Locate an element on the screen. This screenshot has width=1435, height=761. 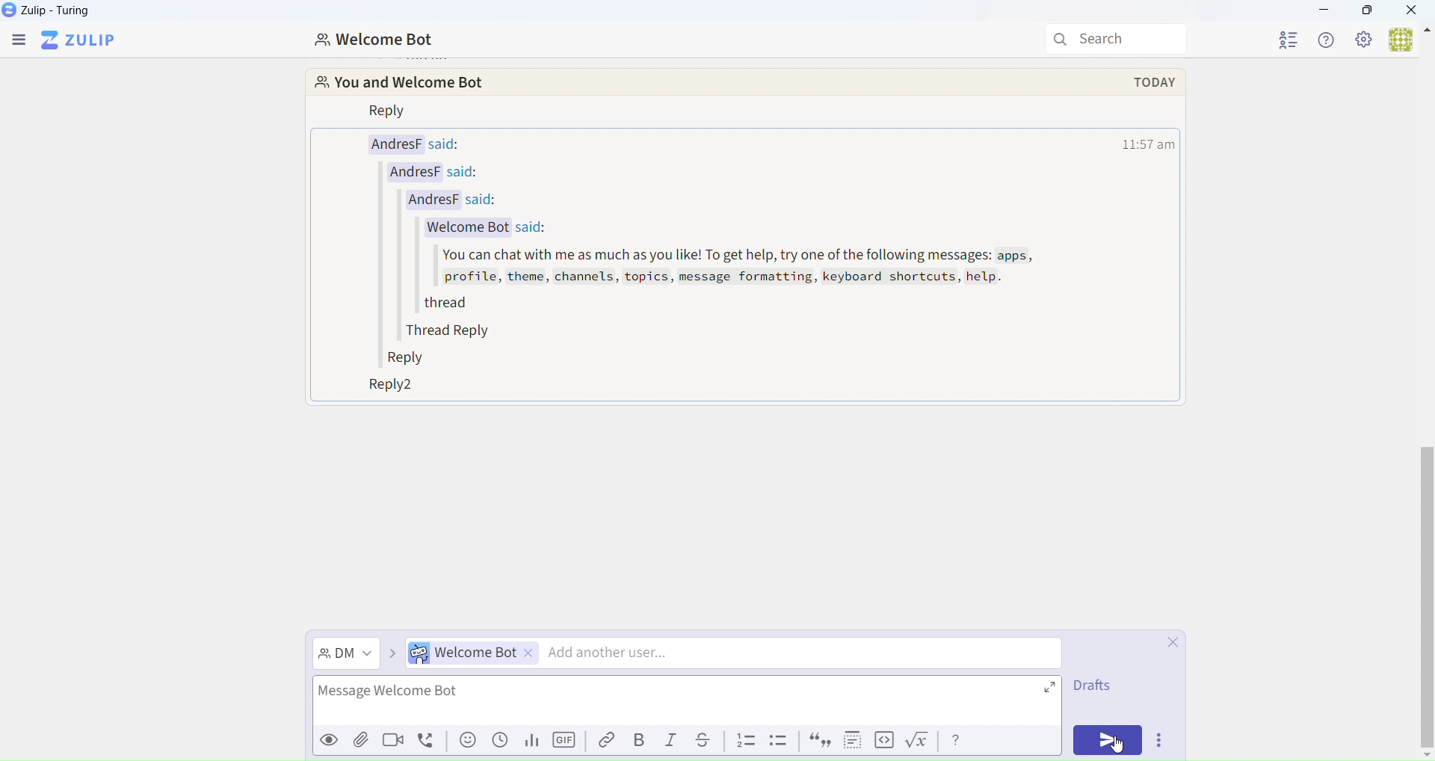
help is located at coordinates (958, 741).